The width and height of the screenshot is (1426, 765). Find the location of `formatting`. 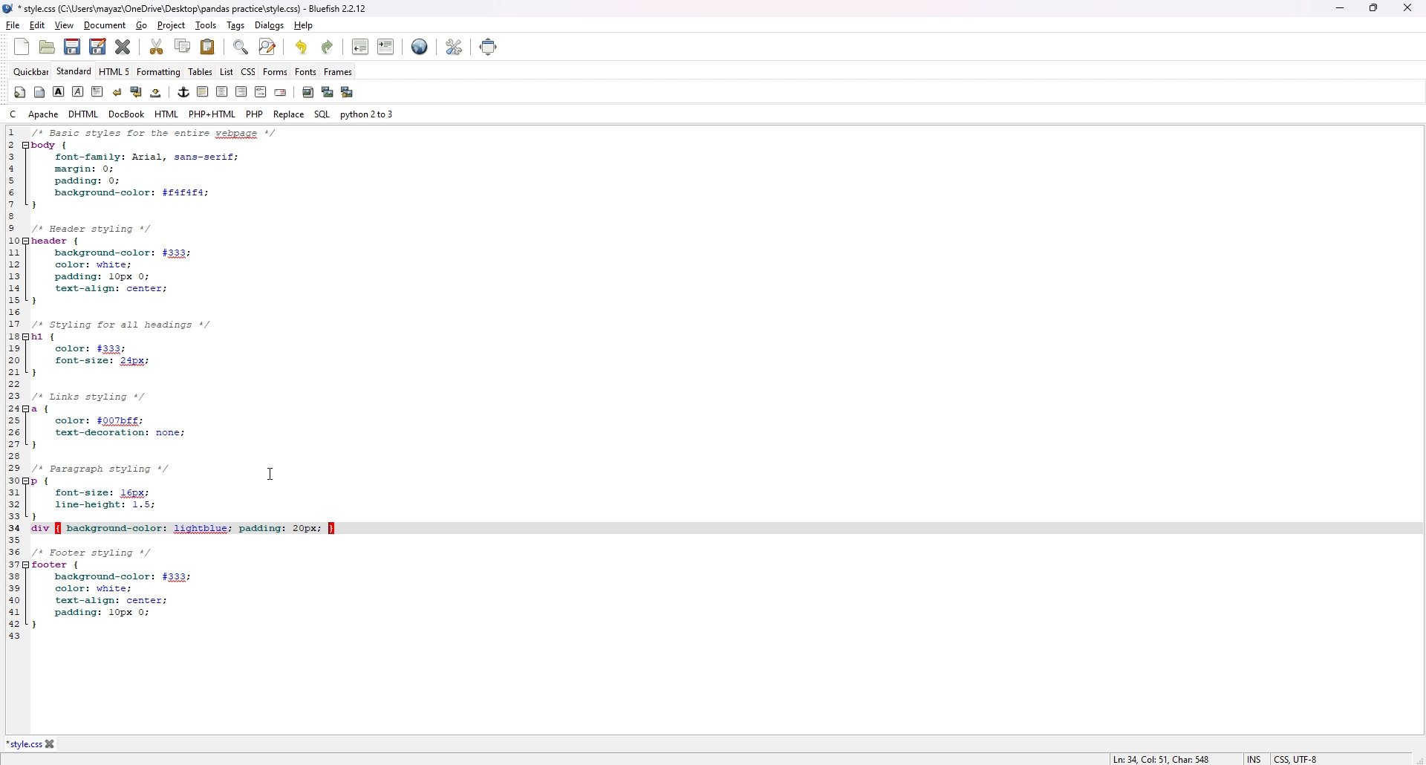

formatting is located at coordinates (160, 72).